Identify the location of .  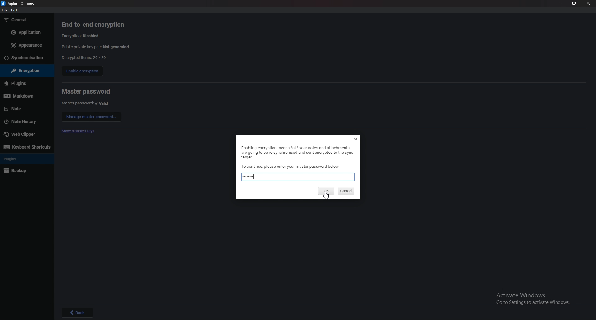
(559, 4).